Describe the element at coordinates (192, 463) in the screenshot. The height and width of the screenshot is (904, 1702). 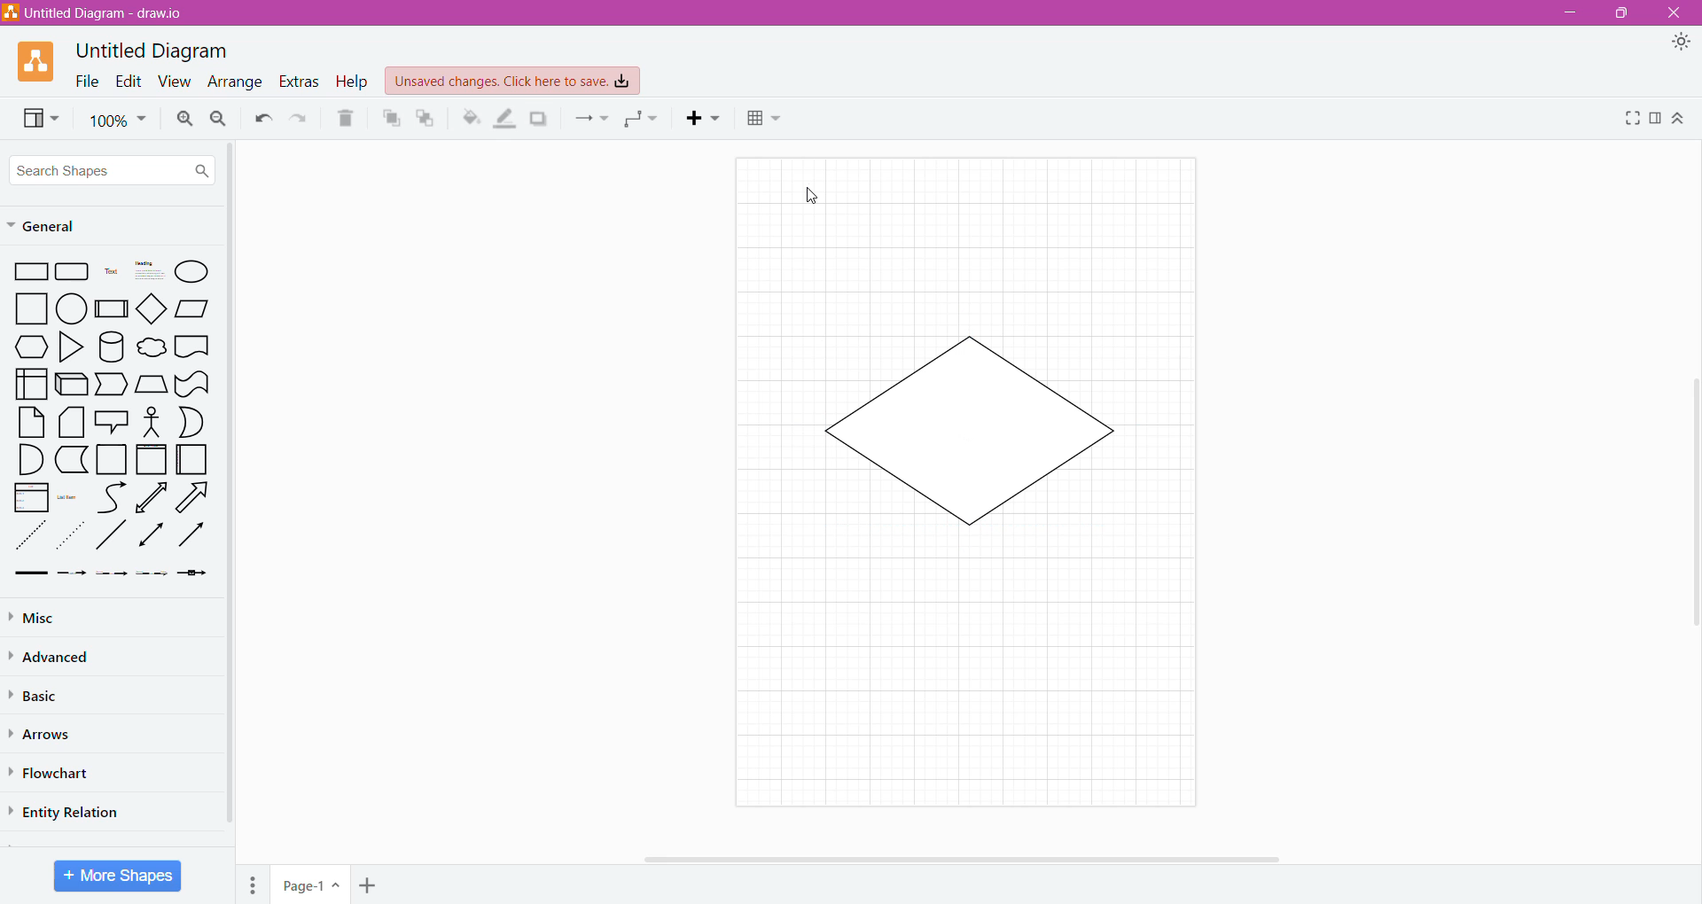
I see `Horizontal Container` at that location.